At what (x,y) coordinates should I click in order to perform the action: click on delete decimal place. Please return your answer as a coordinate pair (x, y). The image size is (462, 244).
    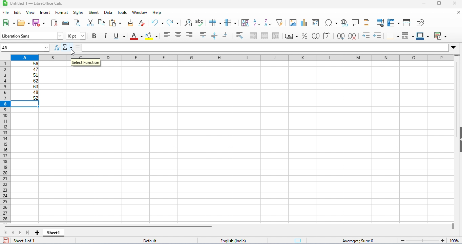
    Looking at the image, I should click on (352, 36).